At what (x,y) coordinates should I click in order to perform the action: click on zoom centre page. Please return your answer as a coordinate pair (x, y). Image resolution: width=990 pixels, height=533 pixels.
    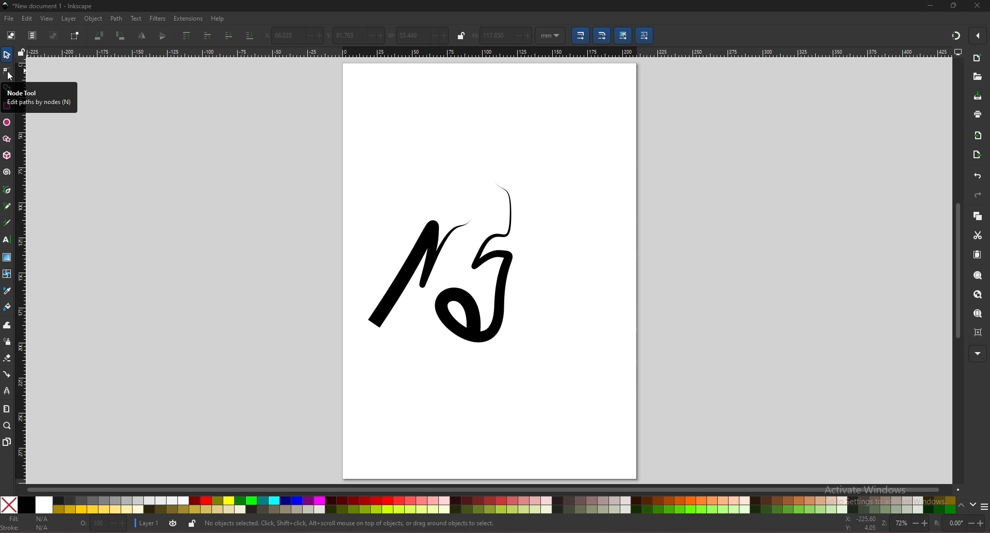
    Looking at the image, I should click on (978, 332).